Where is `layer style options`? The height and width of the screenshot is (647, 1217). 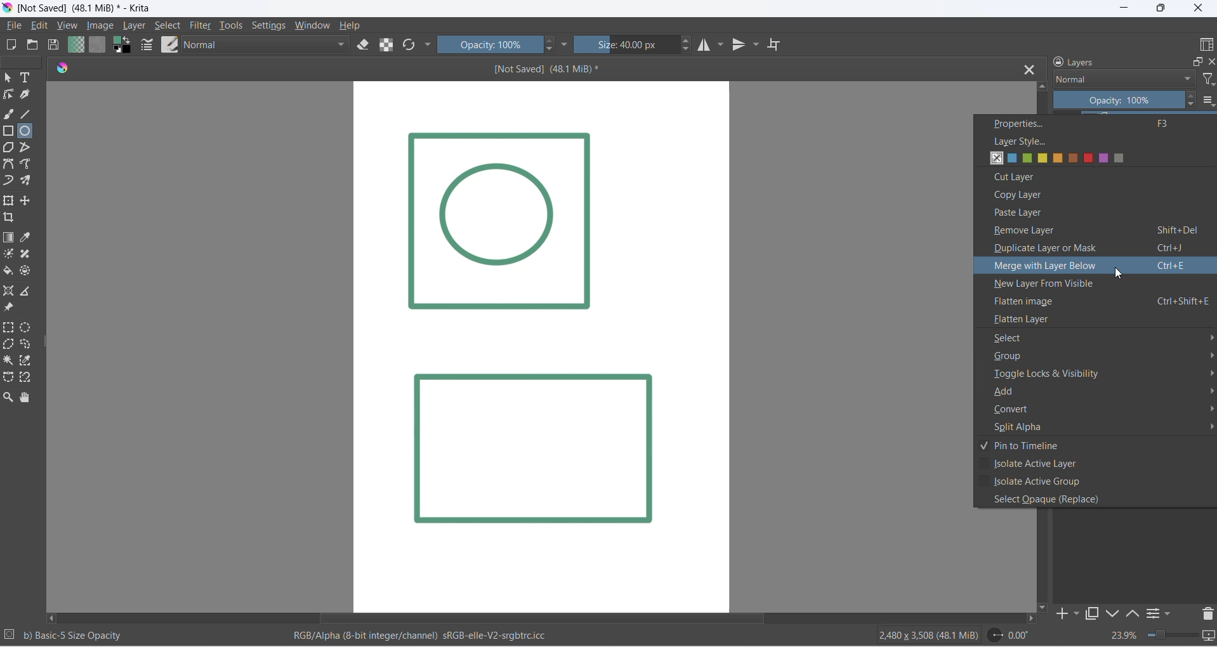
layer style options is located at coordinates (1093, 157).